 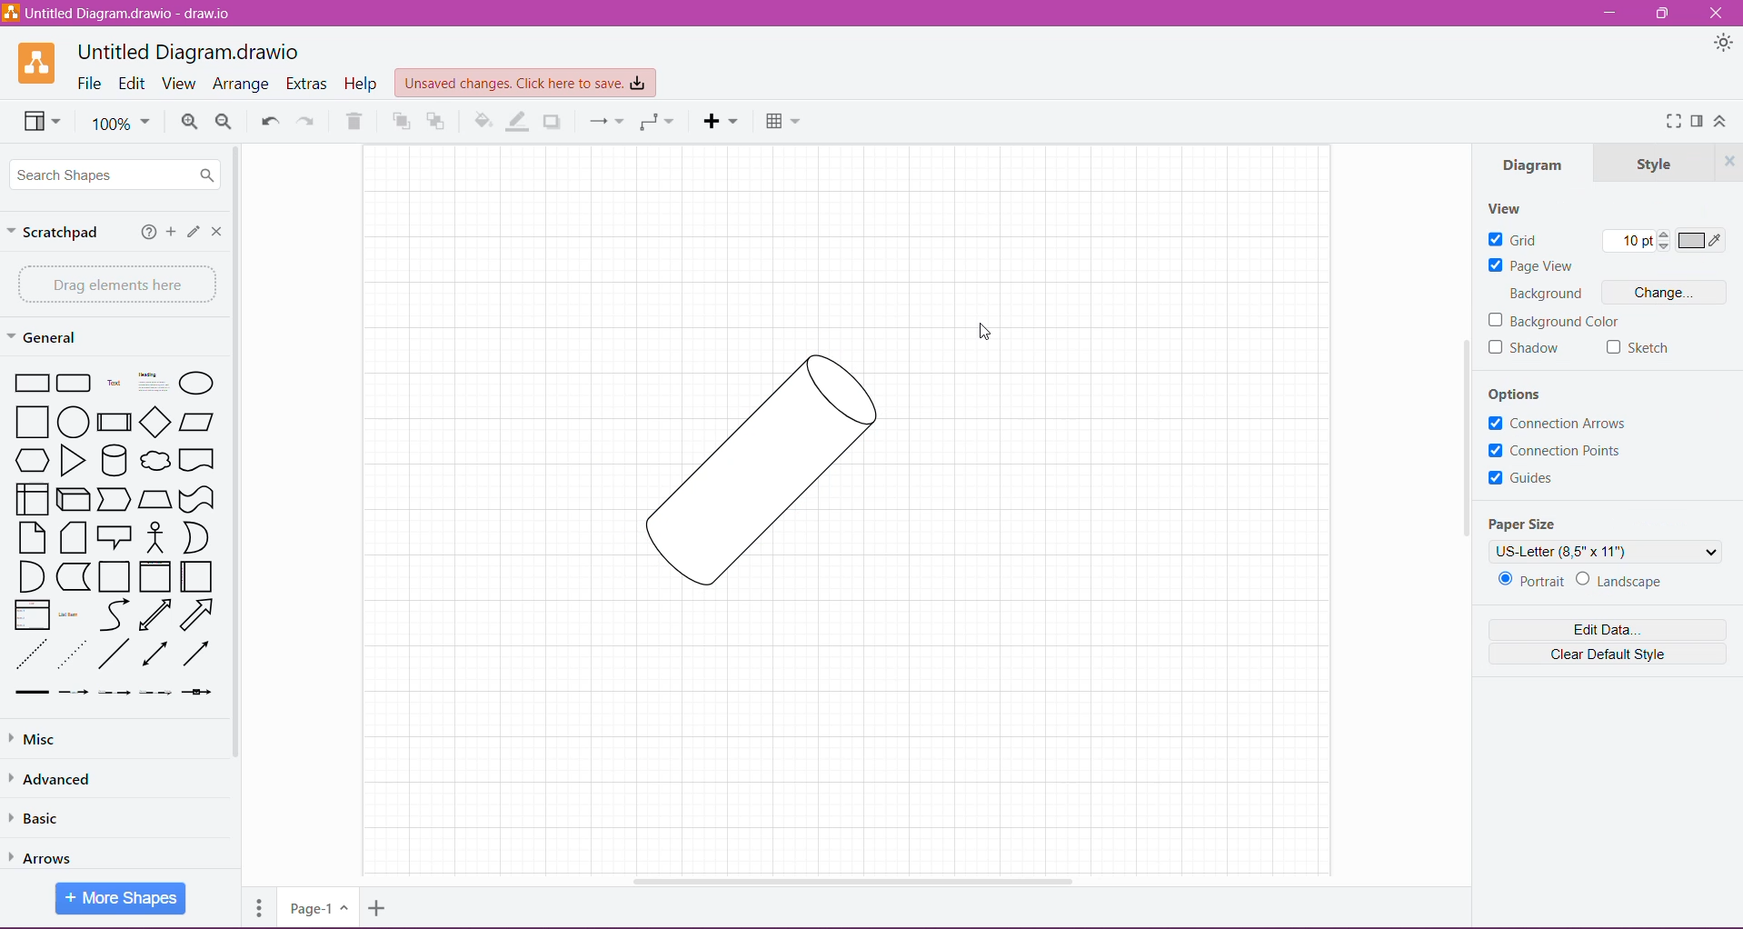 What do you see at coordinates (187, 50) in the screenshot?
I see `Untitled Diagram.draw.io - draw.io` at bounding box center [187, 50].